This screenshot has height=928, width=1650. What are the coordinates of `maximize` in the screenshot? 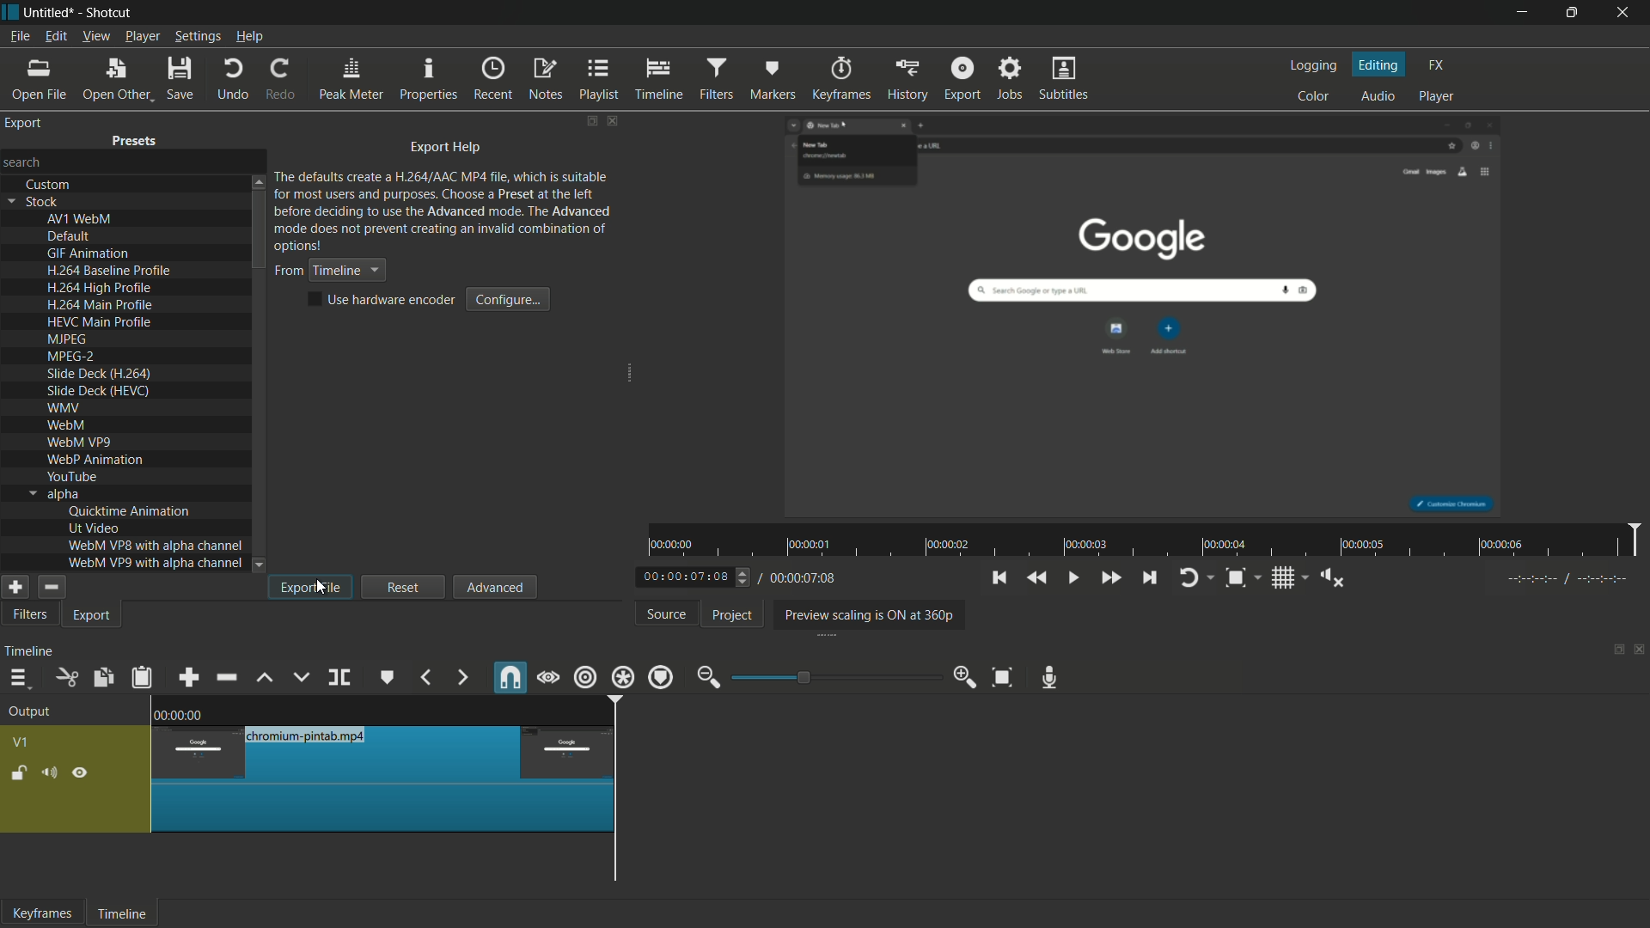 It's located at (1572, 13).